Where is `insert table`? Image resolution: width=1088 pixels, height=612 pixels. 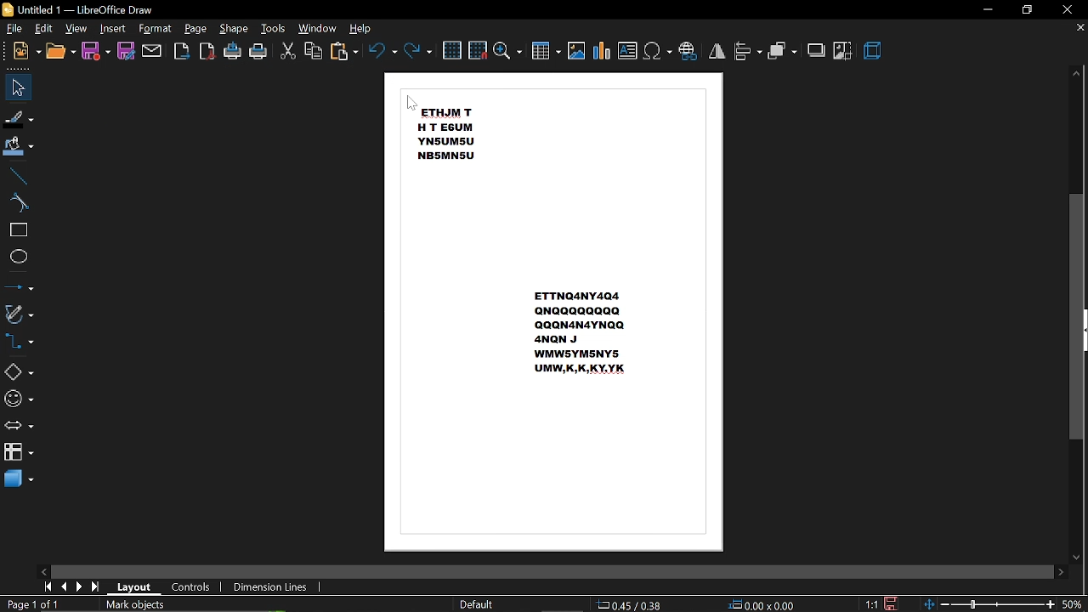
insert table is located at coordinates (547, 53).